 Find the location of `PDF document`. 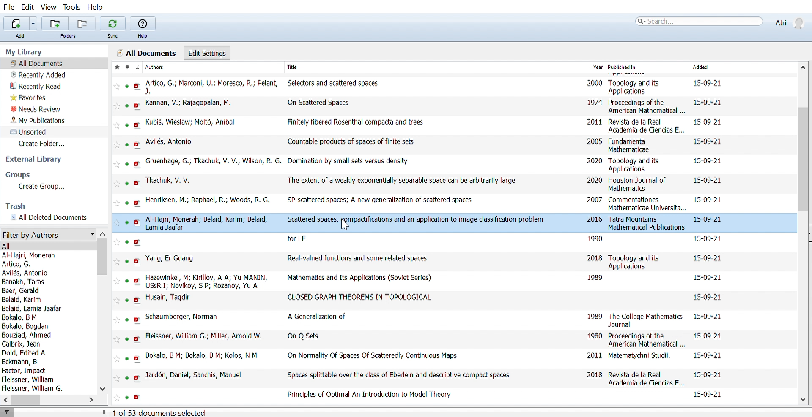

PDF document is located at coordinates (137, 301).